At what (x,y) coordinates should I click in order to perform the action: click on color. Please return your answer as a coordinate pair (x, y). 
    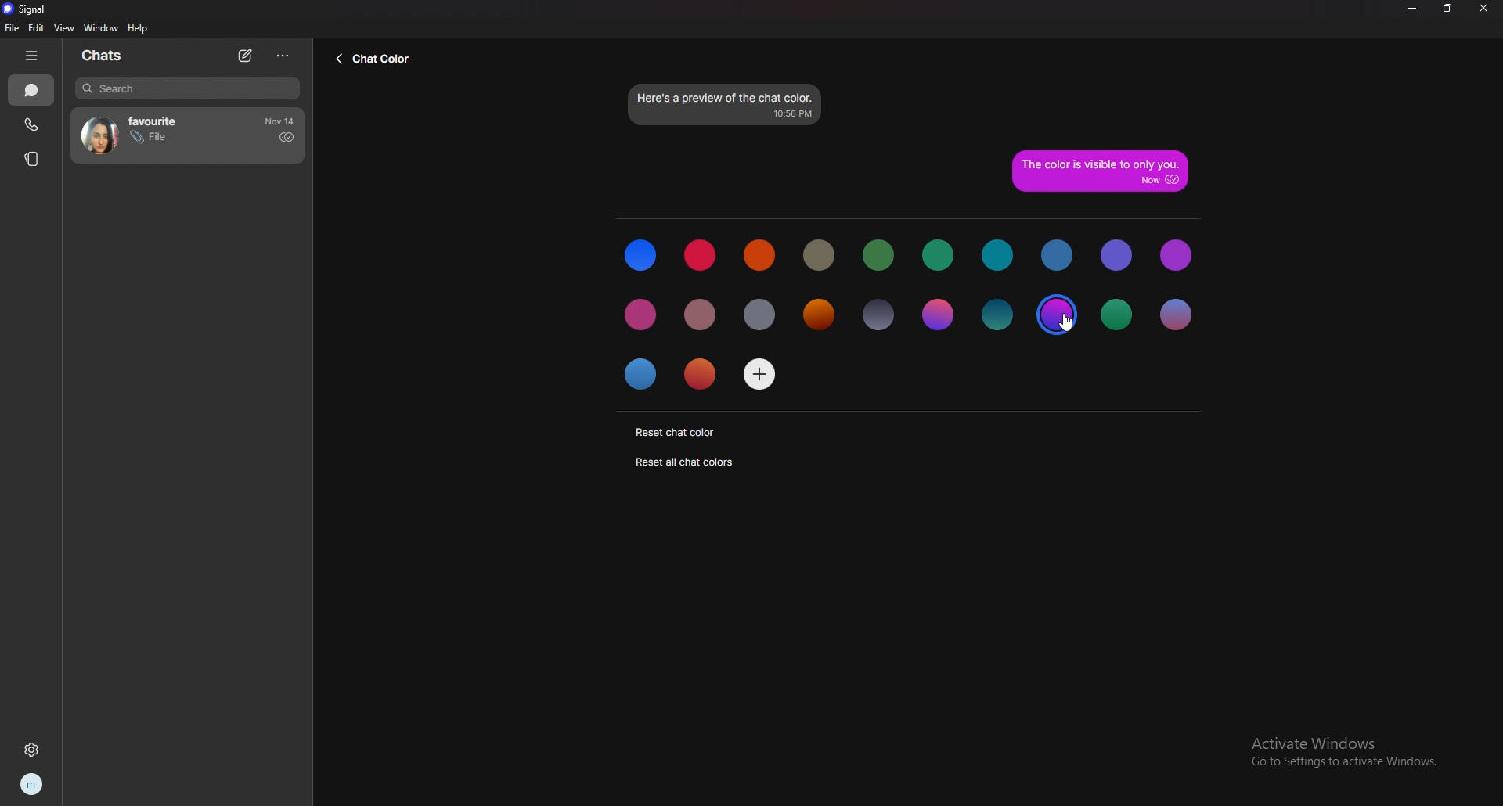
    Looking at the image, I should click on (1118, 316).